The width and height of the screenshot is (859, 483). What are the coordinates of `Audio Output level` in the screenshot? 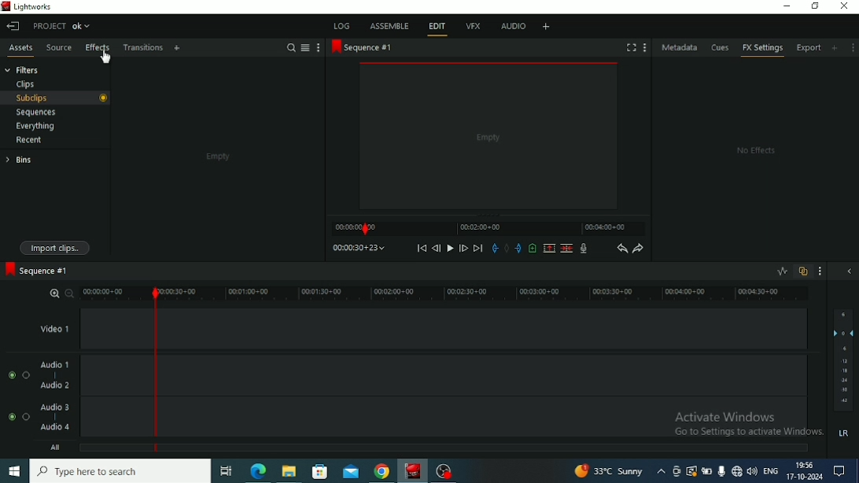 It's located at (842, 376).